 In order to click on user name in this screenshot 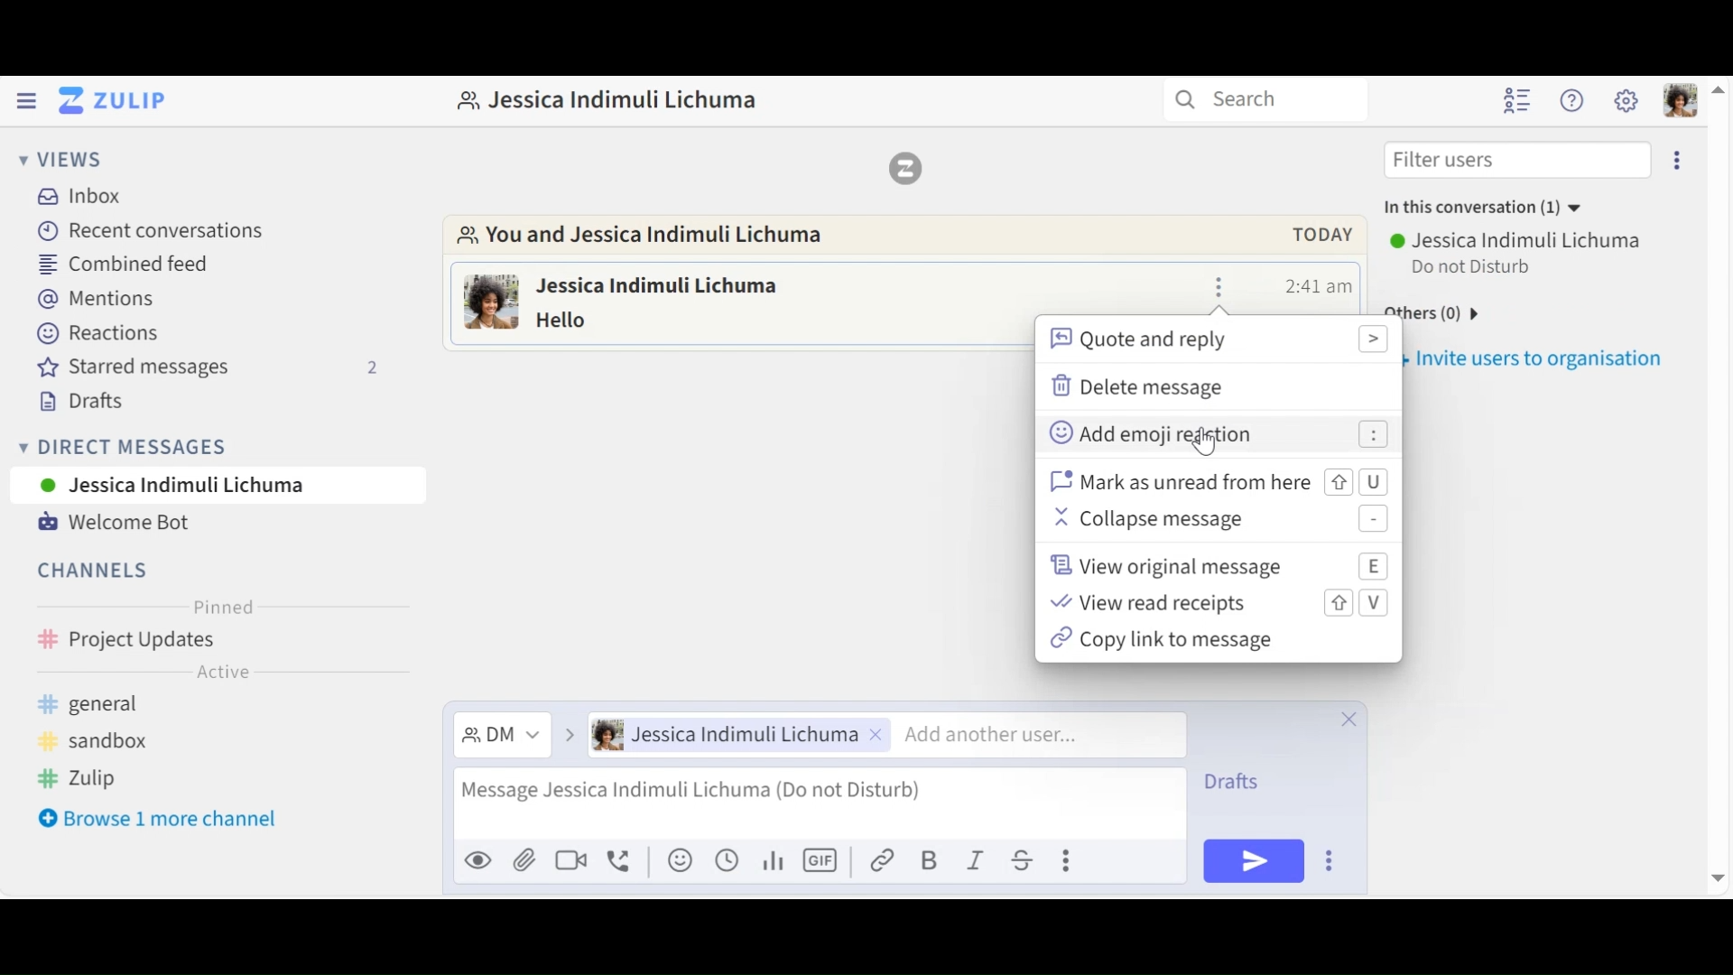, I will do `click(683, 283)`.